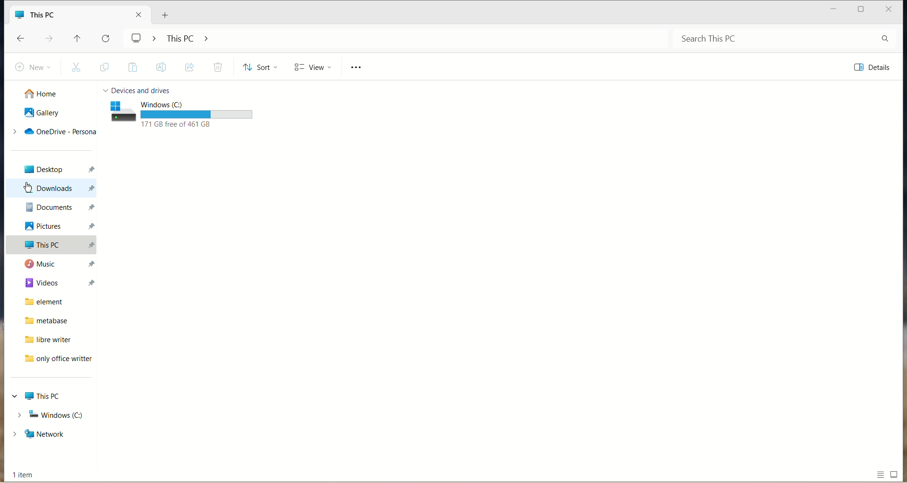 This screenshot has height=483, width=907. What do you see at coordinates (161, 69) in the screenshot?
I see `rename` at bounding box center [161, 69].